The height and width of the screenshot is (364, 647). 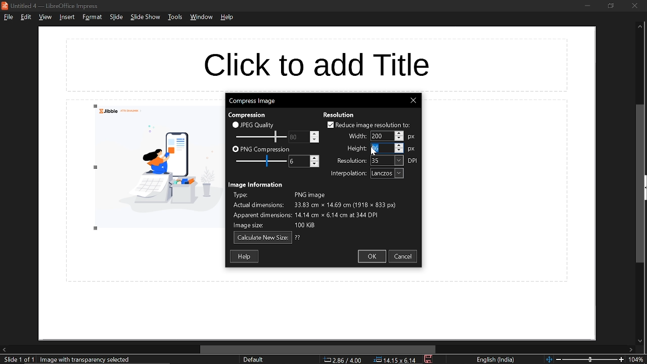 What do you see at coordinates (261, 137) in the screenshot?
I see `Change JPEG quality ` at bounding box center [261, 137].